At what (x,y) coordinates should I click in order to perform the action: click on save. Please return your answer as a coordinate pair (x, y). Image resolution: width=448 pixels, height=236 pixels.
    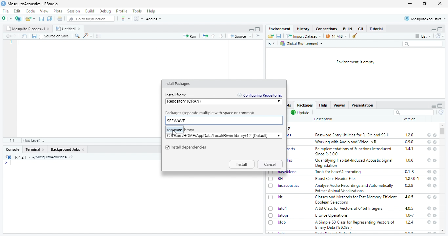
    Looking at the image, I should click on (42, 19).